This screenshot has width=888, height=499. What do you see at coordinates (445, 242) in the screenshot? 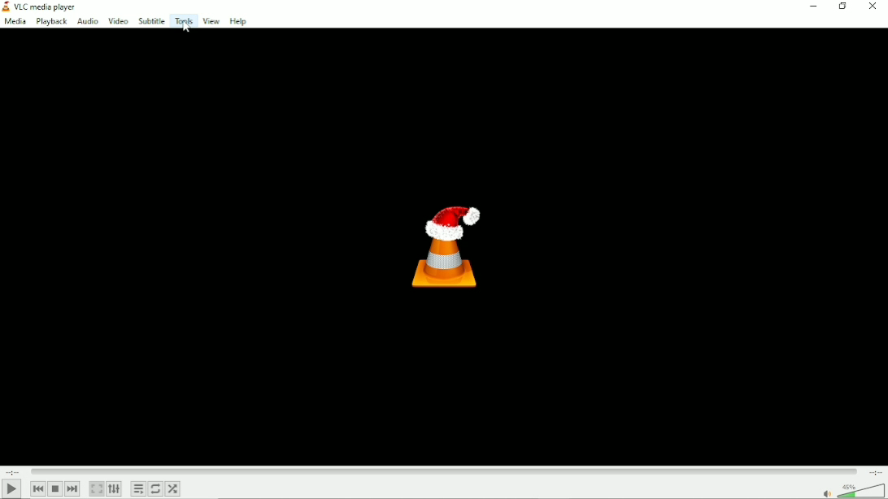
I see `Logo` at bounding box center [445, 242].